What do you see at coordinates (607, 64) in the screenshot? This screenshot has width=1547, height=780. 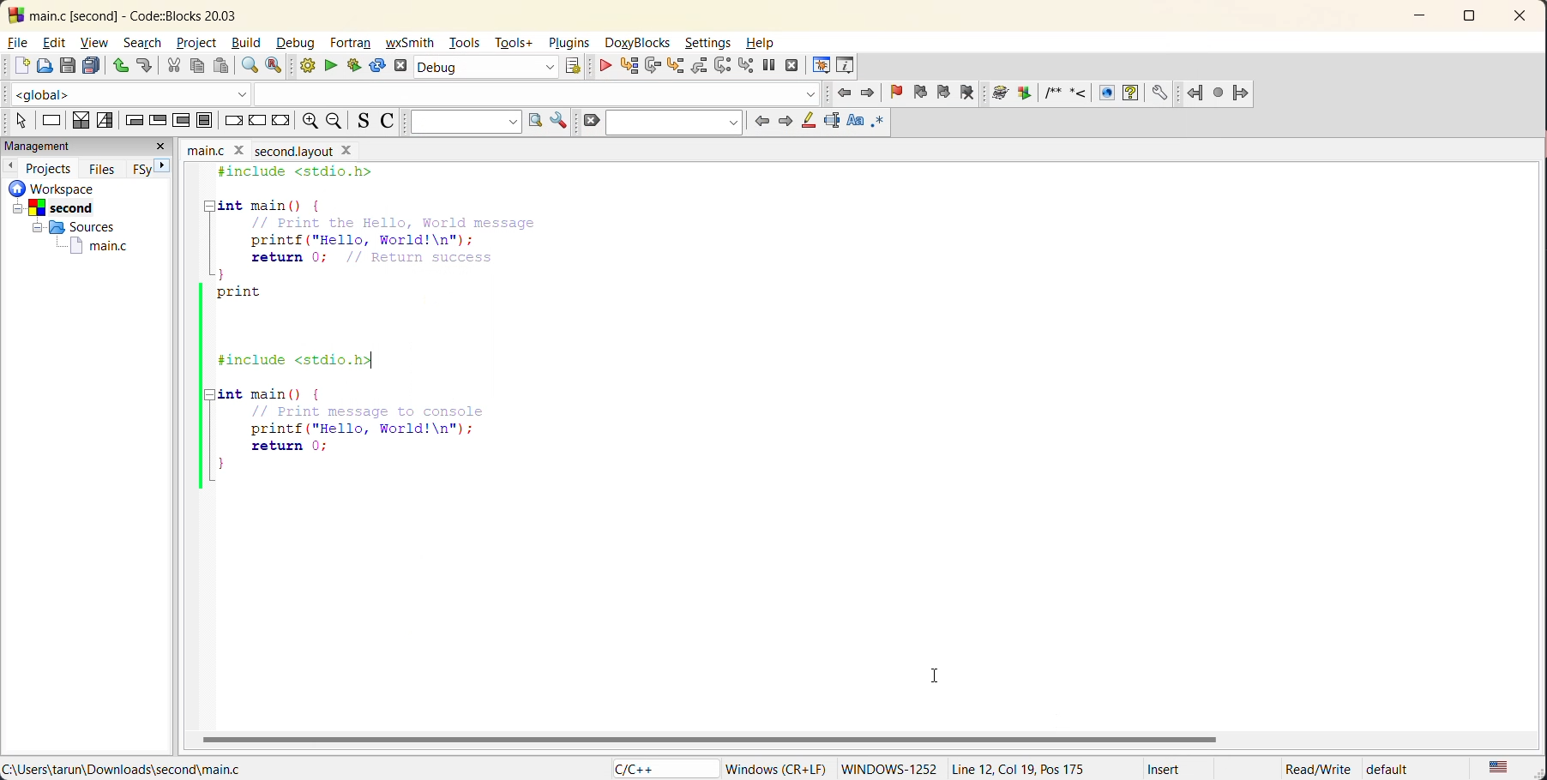 I see `debug` at bounding box center [607, 64].